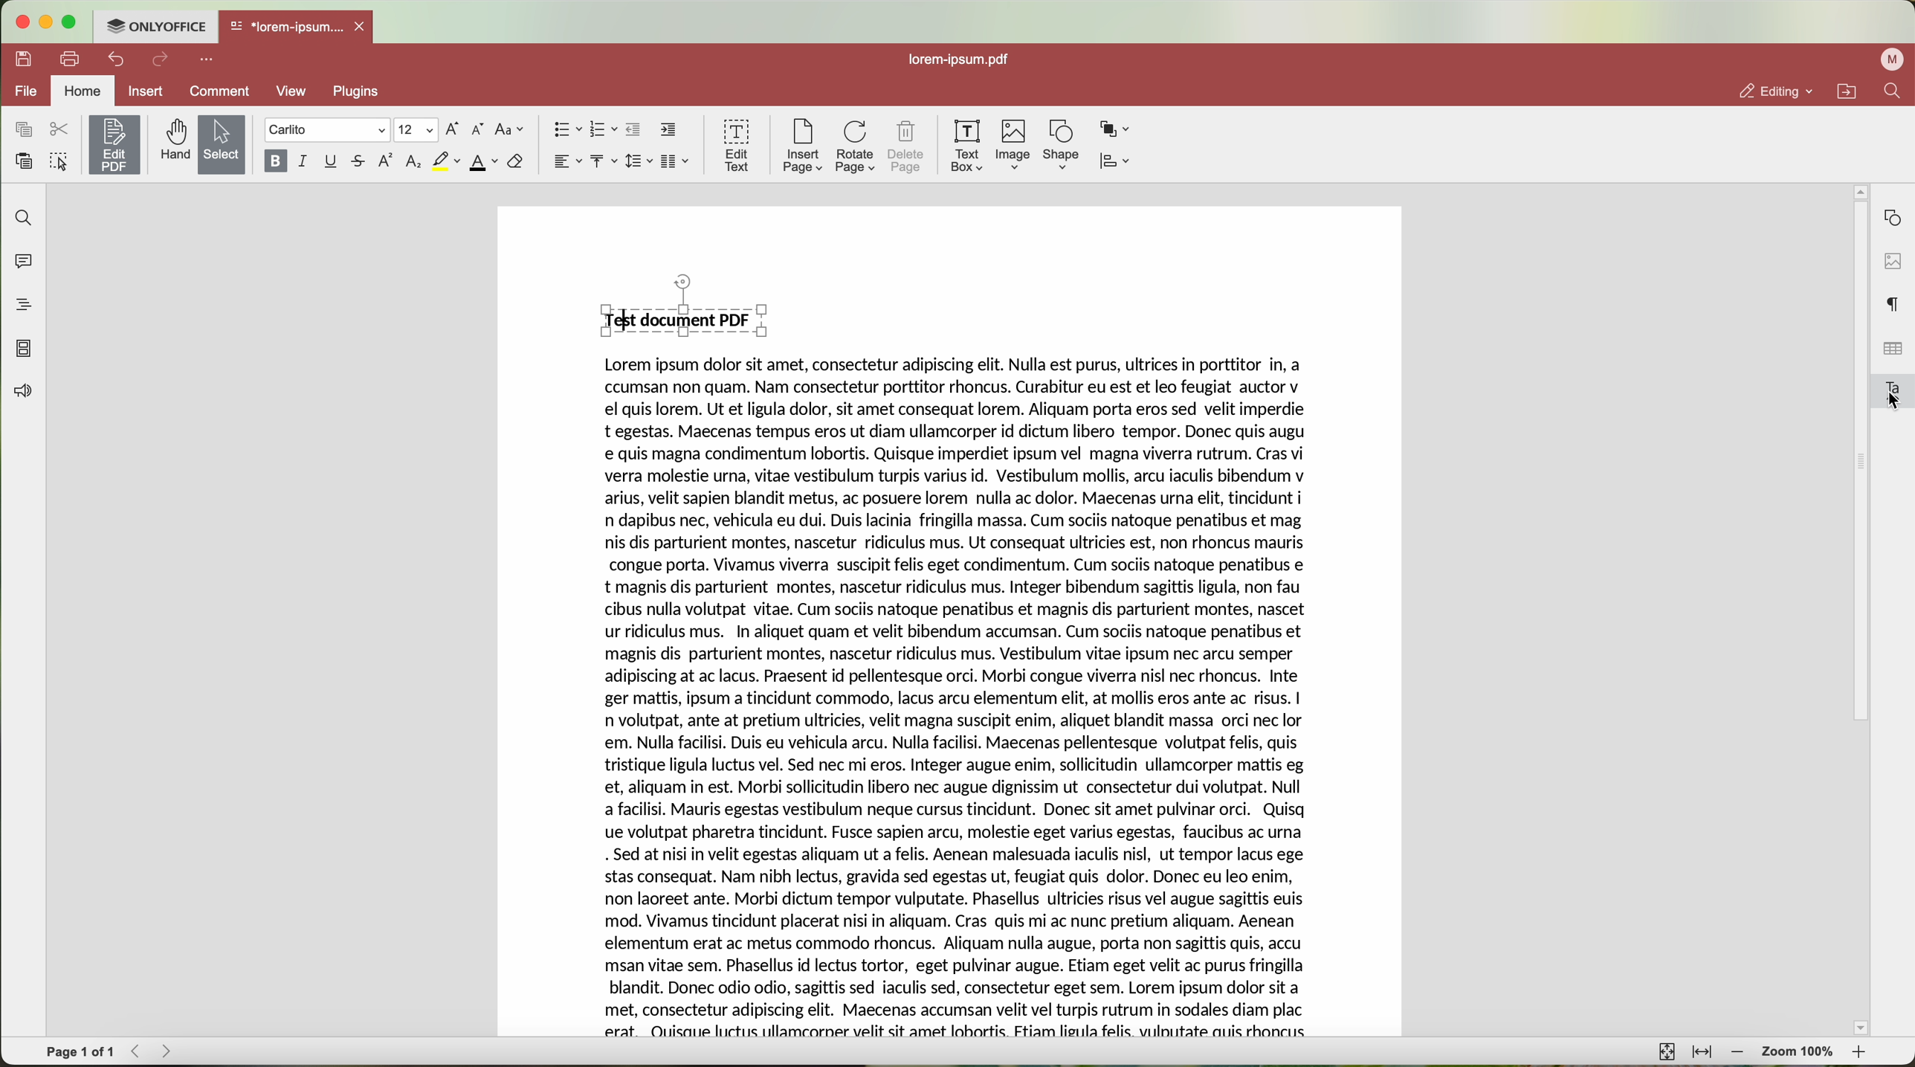 This screenshot has height=1067, width=1915. What do you see at coordinates (1015, 146) in the screenshot?
I see `image` at bounding box center [1015, 146].